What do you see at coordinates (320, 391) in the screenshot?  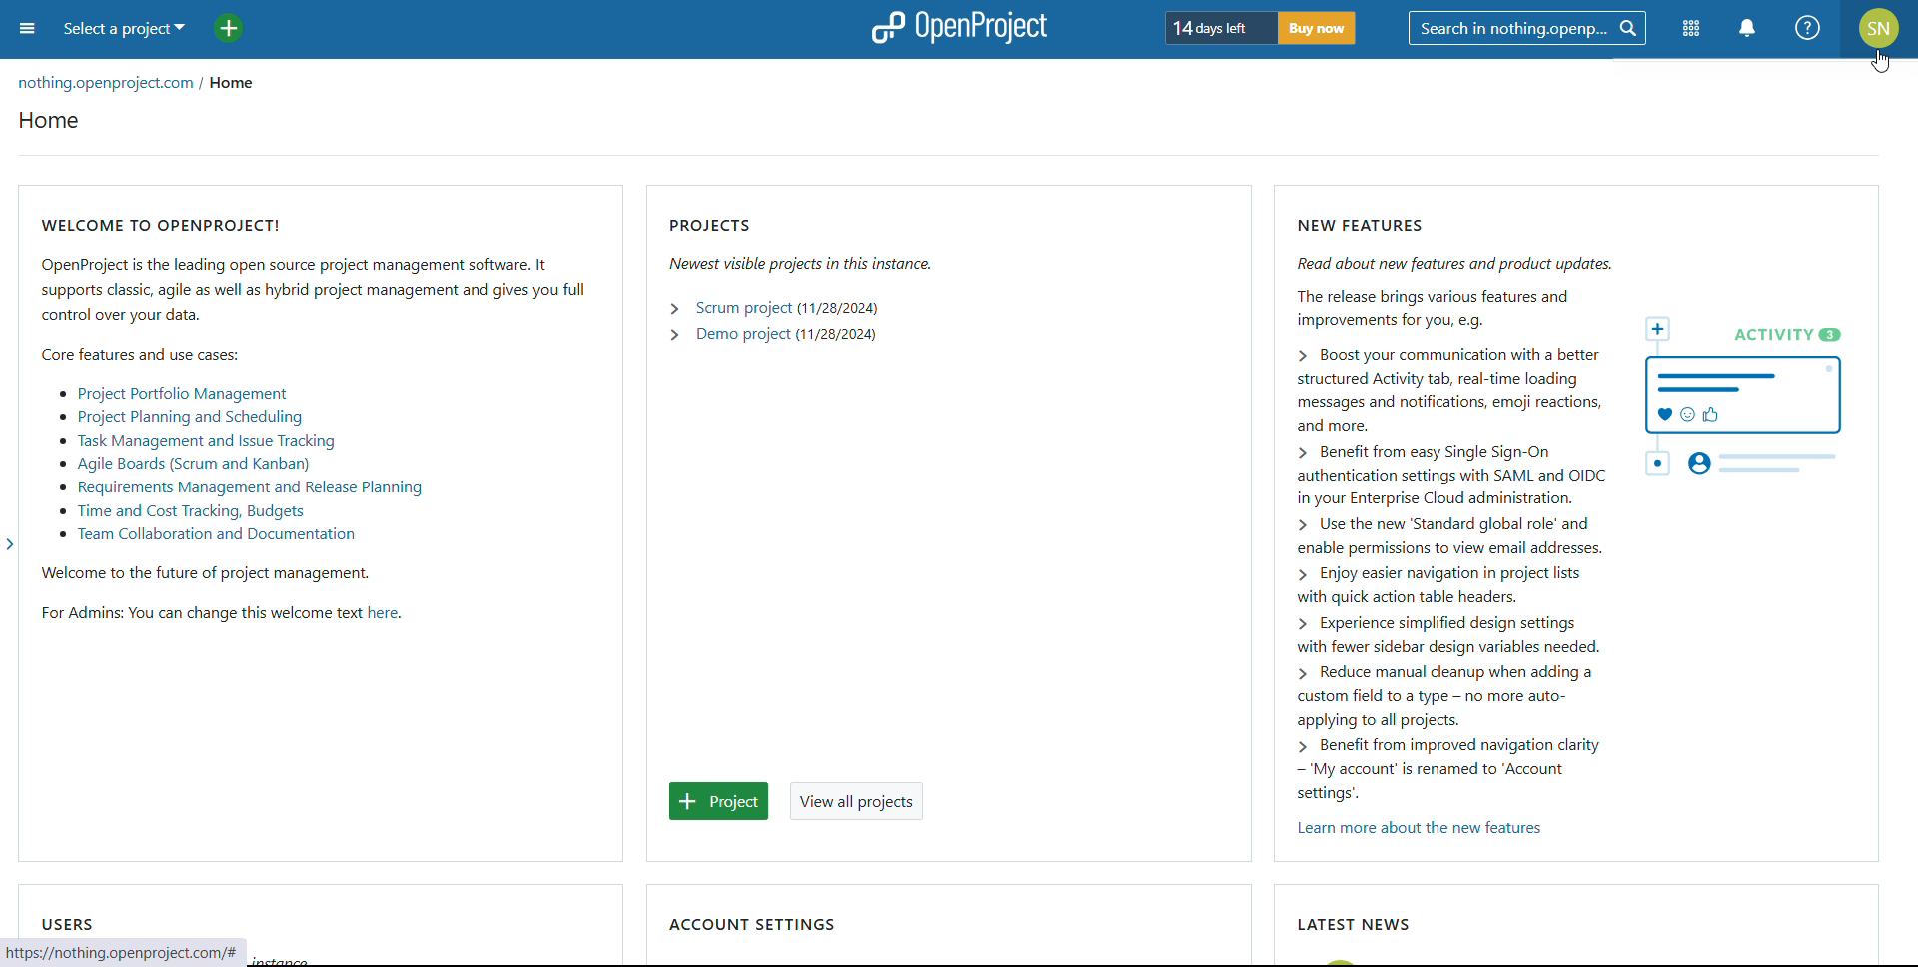 I see `WELCOME TO OPENPROJECT!
OpenProject is the leading open source project management software. It
supports classic, agile as well as hybrid project management and gives you full
control over your data.
Core features and use cases:
« Project Portfolio Management
« Project Planning and Scheduling
© Task Management and Issue Tracking
« Agile Boards (Scrum and Kanban)
« Requirements Management and Release Planning
« Time and Cost Tracking, Budgets
, * Team Collaboration and Documentation
Welcome to the future of project management.` at bounding box center [320, 391].